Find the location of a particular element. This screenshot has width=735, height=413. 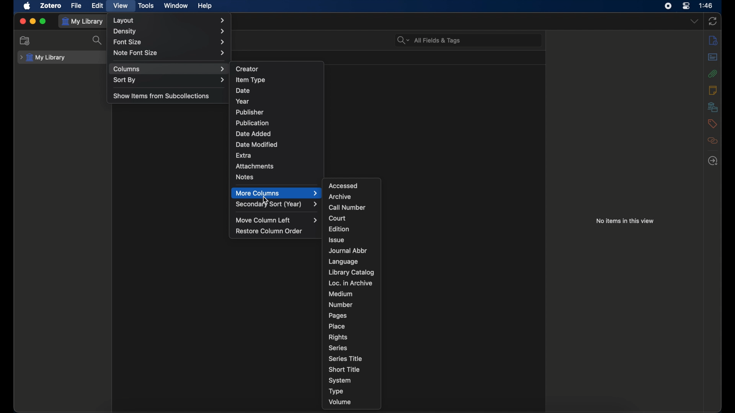

my library is located at coordinates (43, 58).